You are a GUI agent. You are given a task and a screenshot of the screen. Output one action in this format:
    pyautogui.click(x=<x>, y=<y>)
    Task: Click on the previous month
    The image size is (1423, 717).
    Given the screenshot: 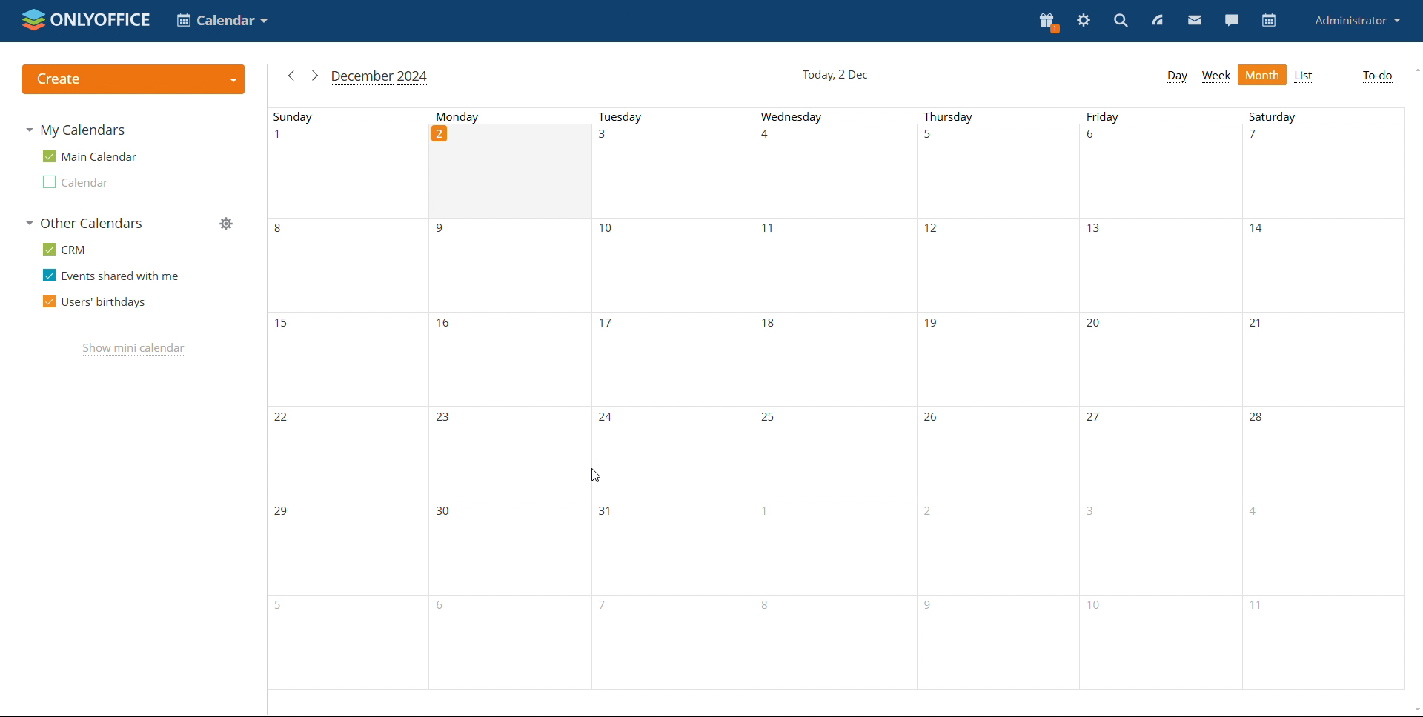 What is the action you would take?
    pyautogui.click(x=291, y=76)
    